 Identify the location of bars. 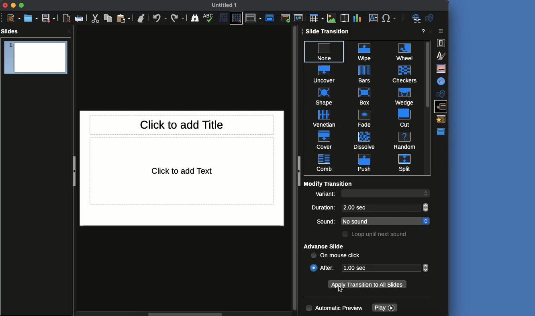
(364, 74).